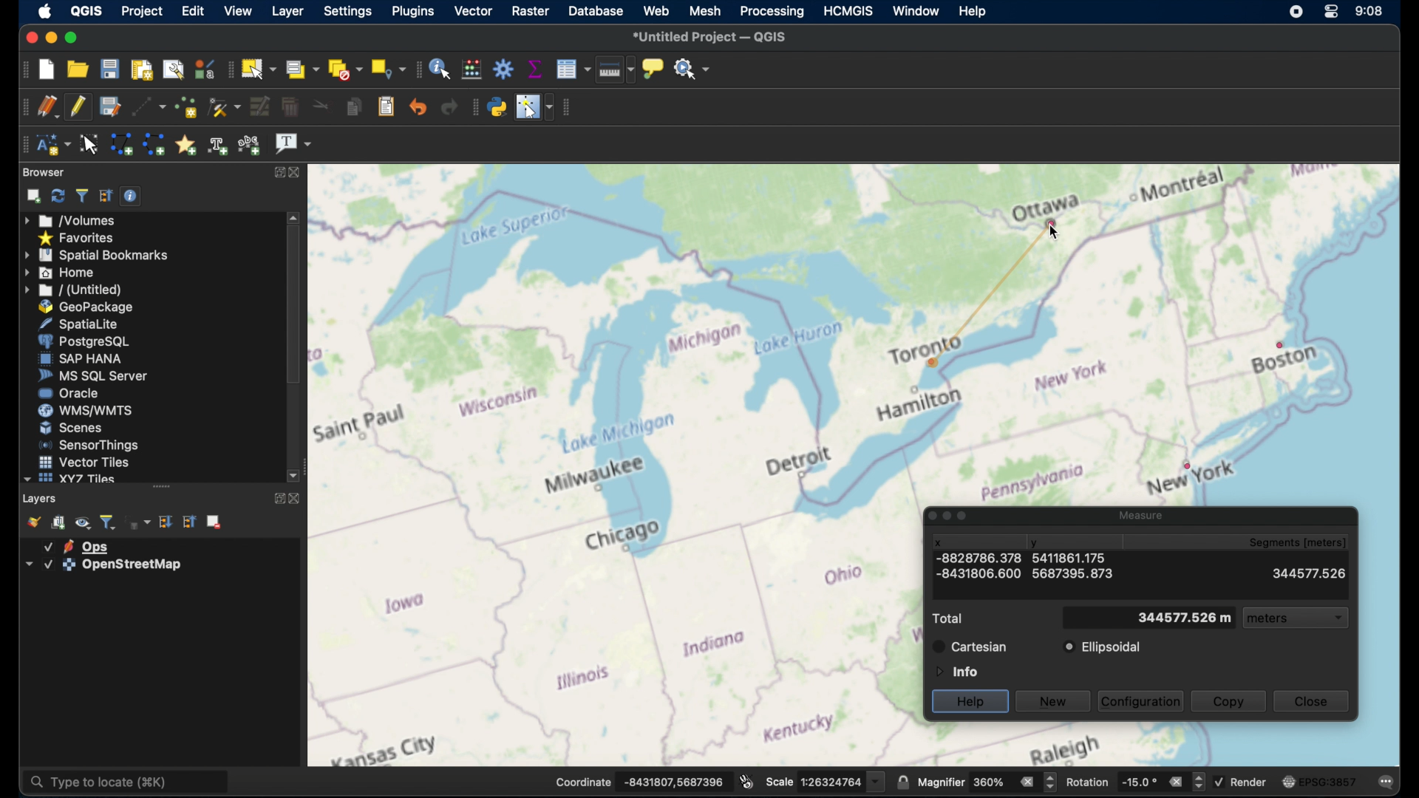  What do you see at coordinates (21, 107) in the screenshot?
I see `digitizing toolbar` at bounding box center [21, 107].